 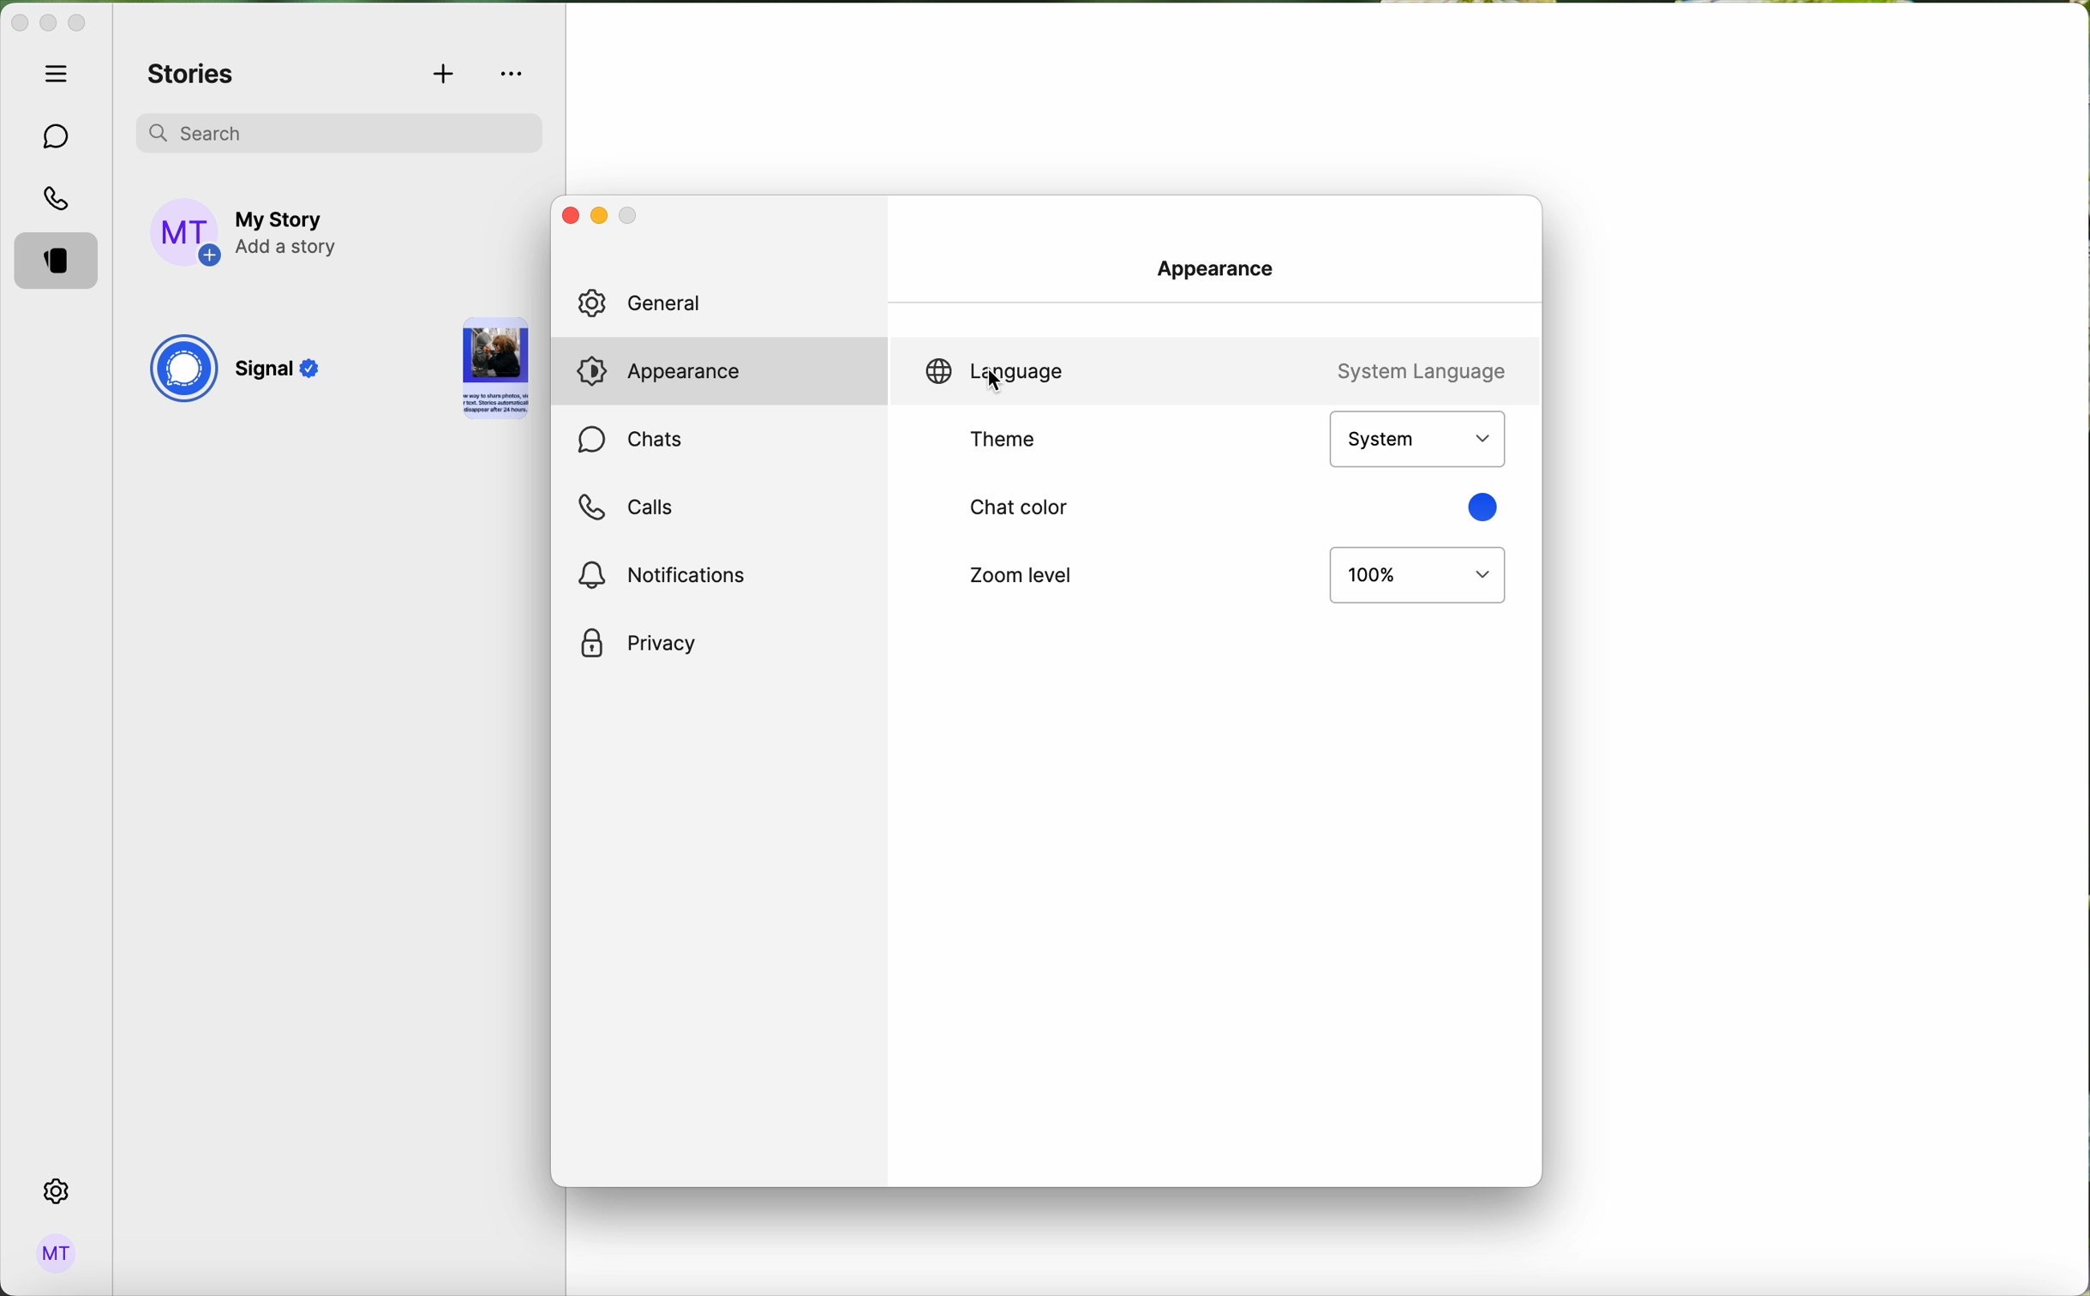 I want to click on minimise, so click(x=631, y=219).